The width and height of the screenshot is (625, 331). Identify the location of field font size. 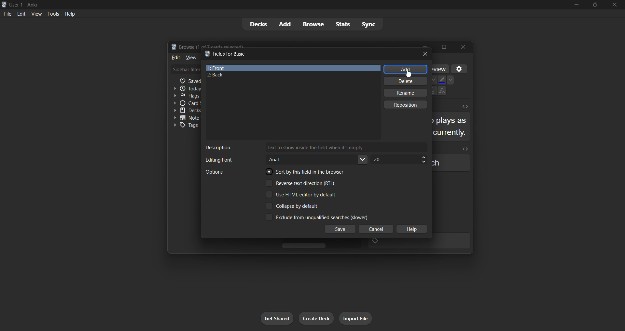
(399, 160).